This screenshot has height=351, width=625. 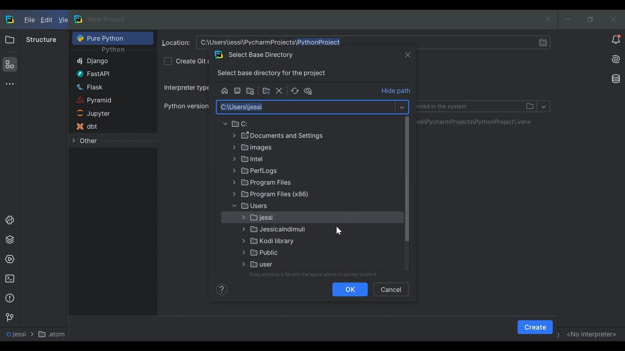 I want to click on Folder Path, so click(x=285, y=148).